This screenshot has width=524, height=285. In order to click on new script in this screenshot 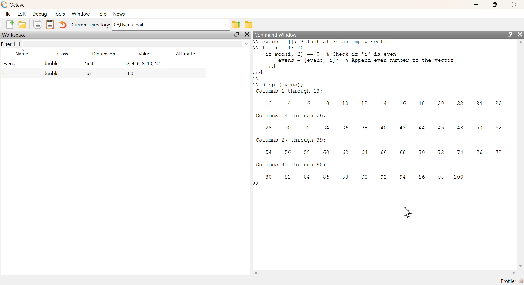, I will do `click(10, 25)`.